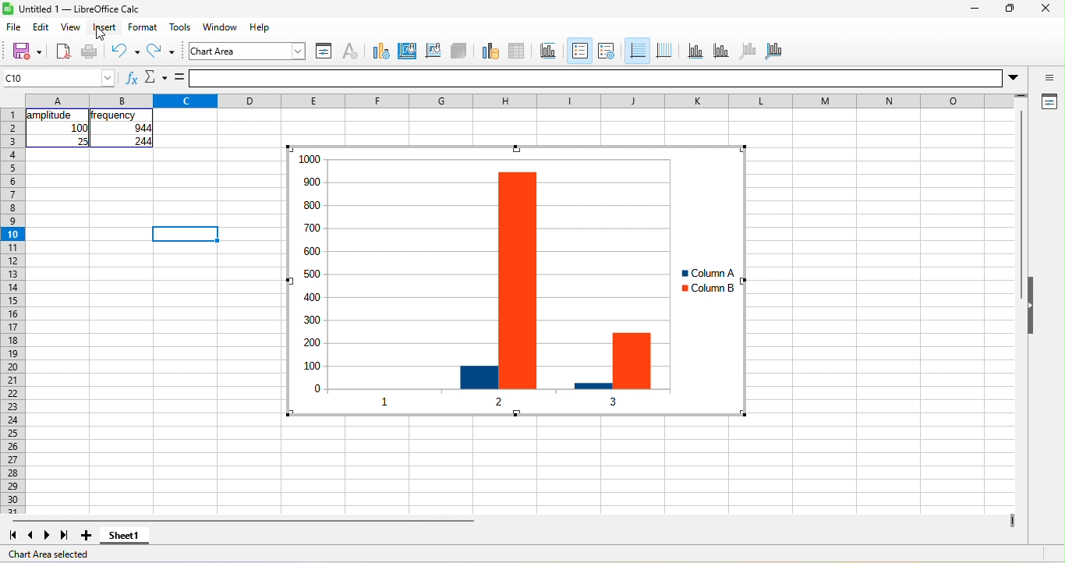 The width and height of the screenshot is (1065, 563). Describe the element at coordinates (50, 535) in the screenshot. I see `next sheet` at that location.